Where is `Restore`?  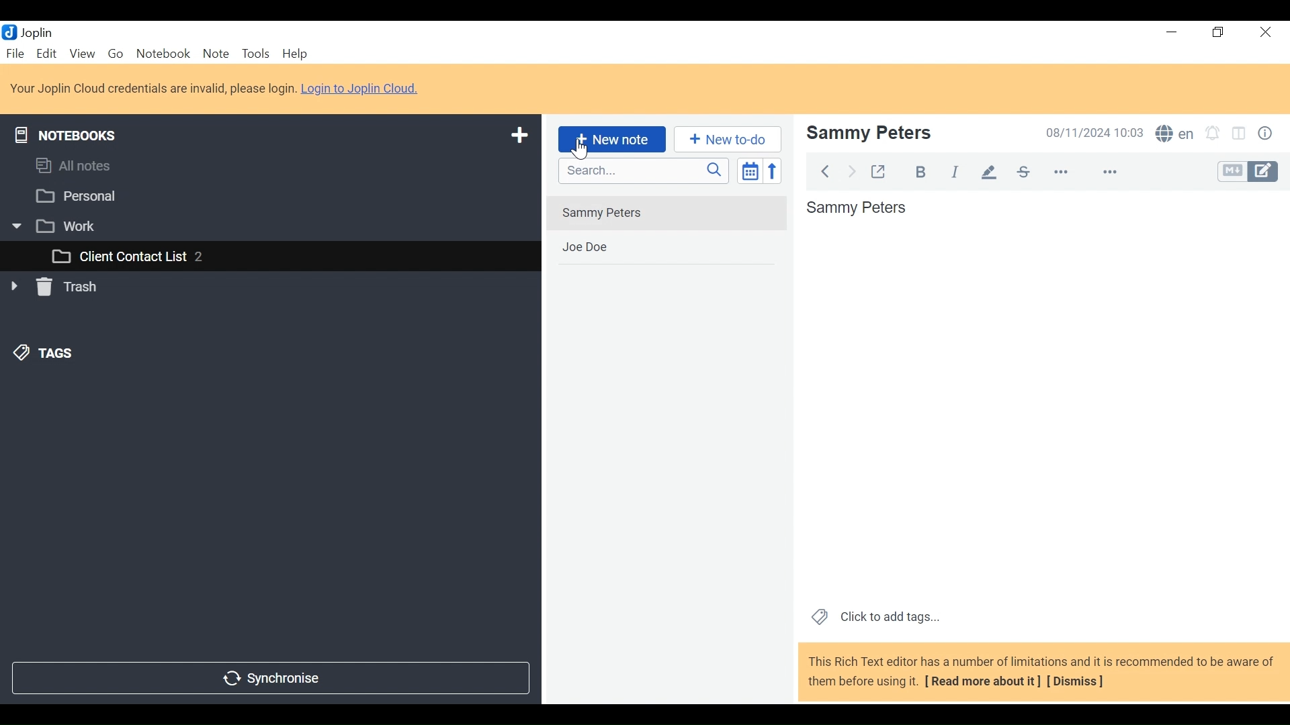
Restore is located at coordinates (1218, 32).